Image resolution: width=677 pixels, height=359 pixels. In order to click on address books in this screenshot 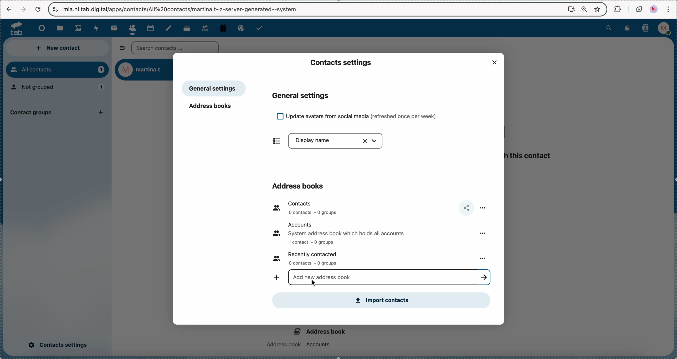, I will do `click(212, 107)`.